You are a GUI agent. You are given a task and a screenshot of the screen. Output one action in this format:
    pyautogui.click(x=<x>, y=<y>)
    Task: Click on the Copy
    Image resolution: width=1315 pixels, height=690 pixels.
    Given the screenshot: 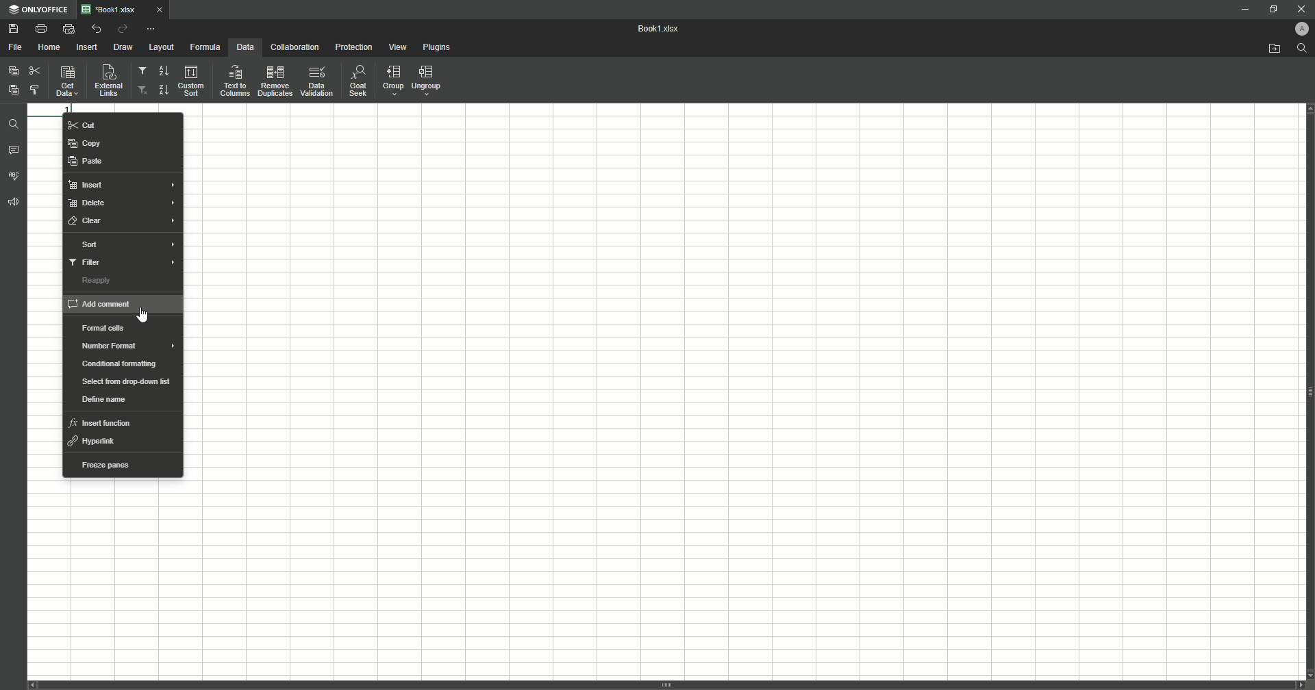 What is the action you would take?
    pyautogui.click(x=84, y=143)
    